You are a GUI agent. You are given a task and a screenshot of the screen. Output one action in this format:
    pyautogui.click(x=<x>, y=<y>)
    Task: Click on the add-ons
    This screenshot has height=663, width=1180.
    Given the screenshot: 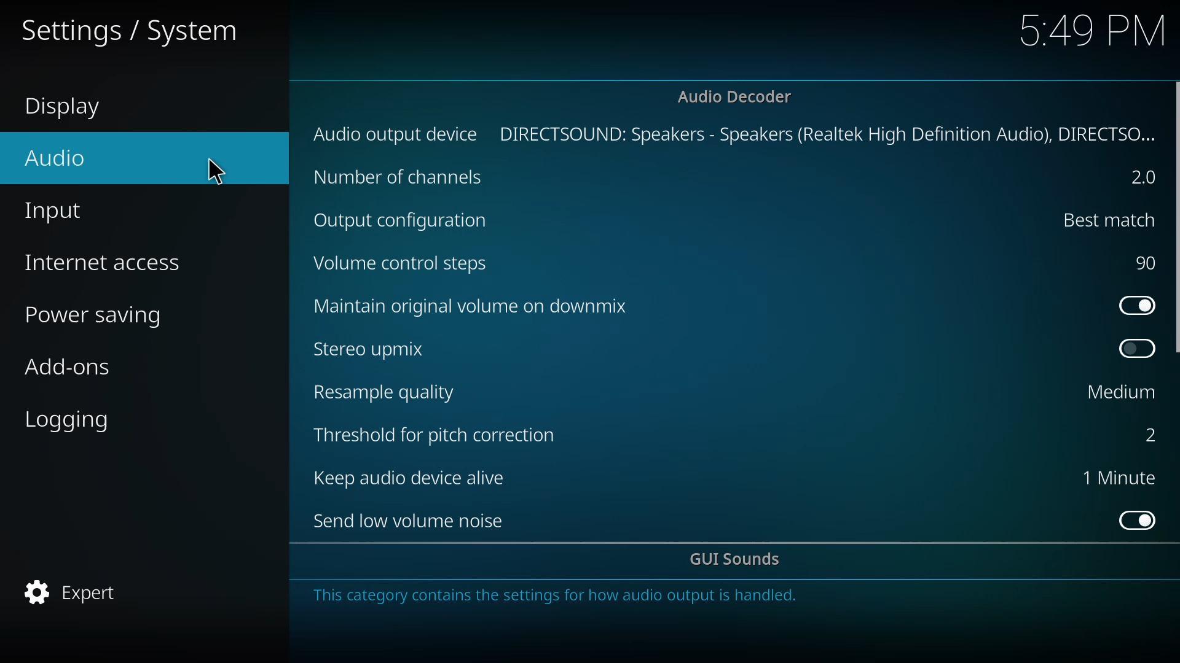 What is the action you would take?
    pyautogui.click(x=71, y=368)
    